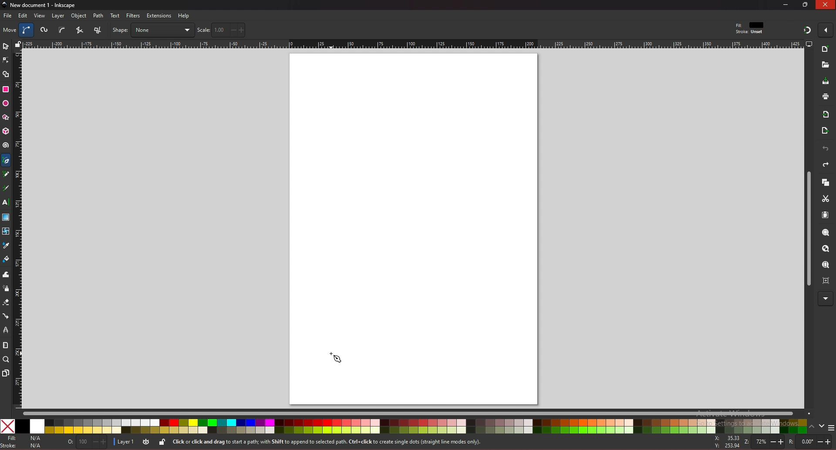  What do you see at coordinates (825, 265) in the screenshot?
I see `zoom page` at bounding box center [825, 265].